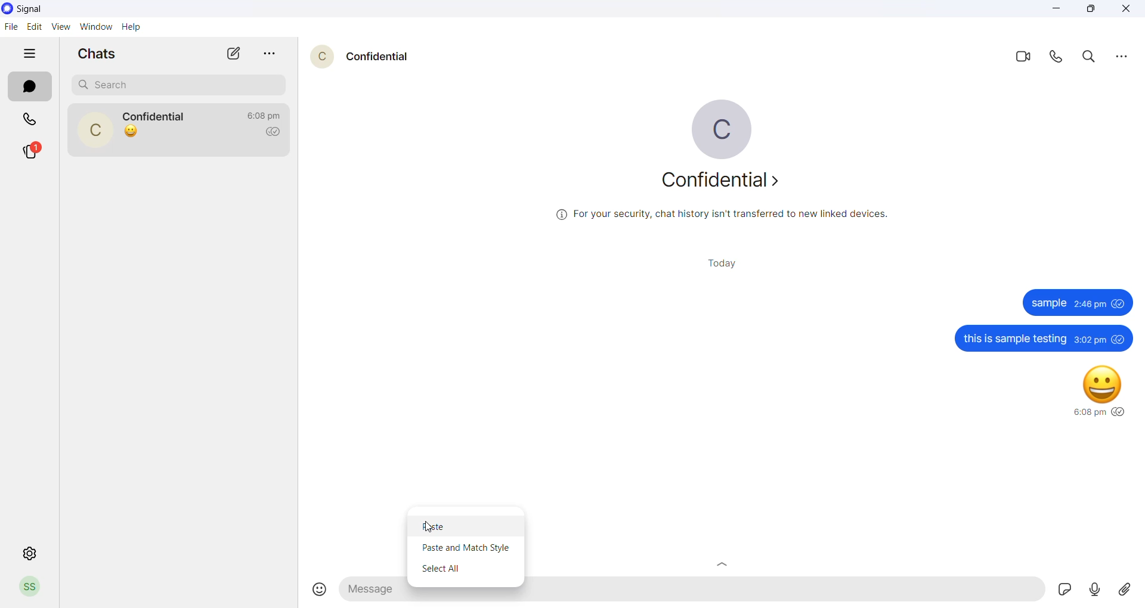 The image size is (1145, 608). Describe the element at coordinates (35, 27) in the screenshot. I see `edit` at that location.